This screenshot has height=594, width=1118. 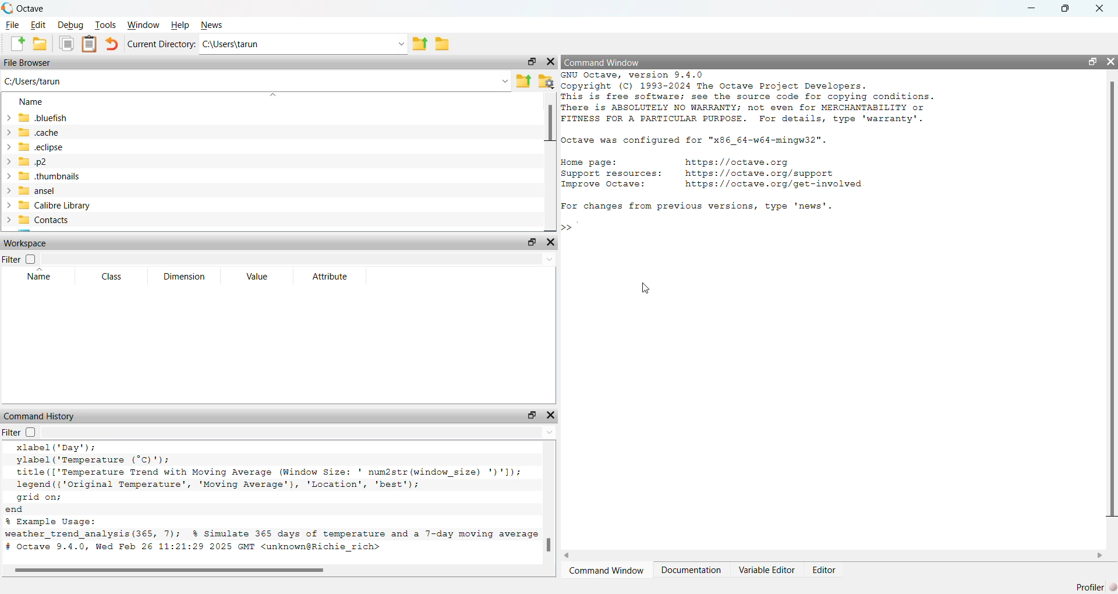 What do you see at coordinates (111, 45) in the screenshot?
I see `undo` at bounding box center [111, 45].